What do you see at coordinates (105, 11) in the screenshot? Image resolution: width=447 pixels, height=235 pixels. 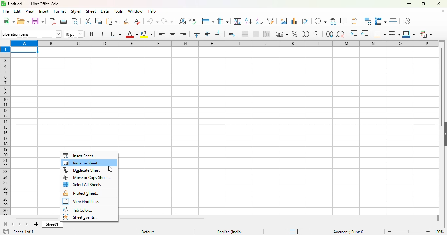 I see `data` at bounding box center [105, 11].